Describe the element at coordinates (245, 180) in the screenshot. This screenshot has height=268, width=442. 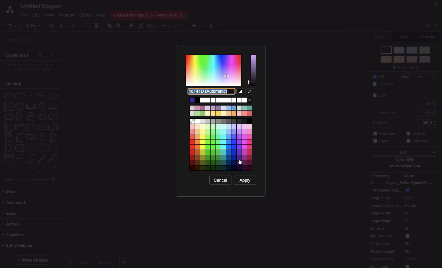
I see `Apply` at that location.